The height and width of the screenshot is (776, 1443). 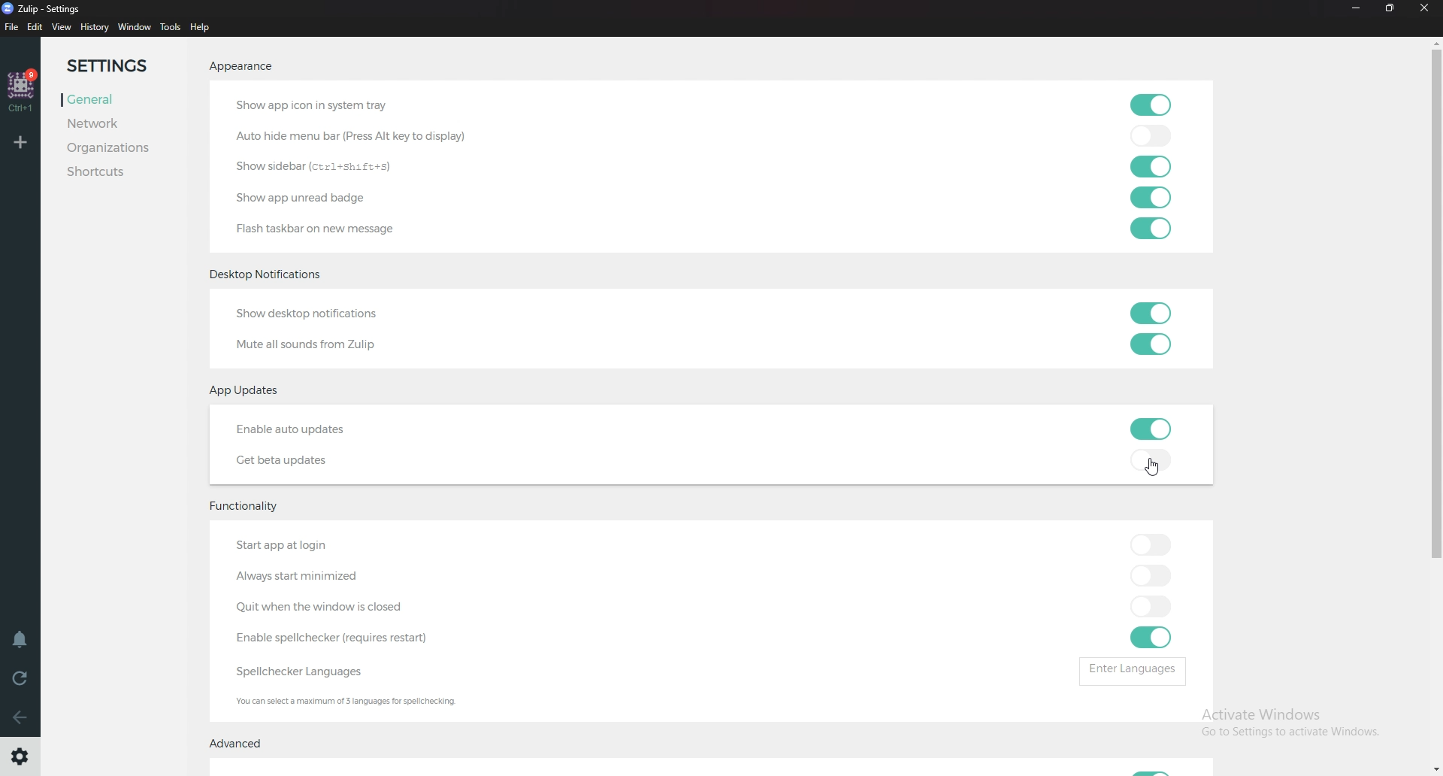 I want to click on toggle, so click(x=1152, y=460).